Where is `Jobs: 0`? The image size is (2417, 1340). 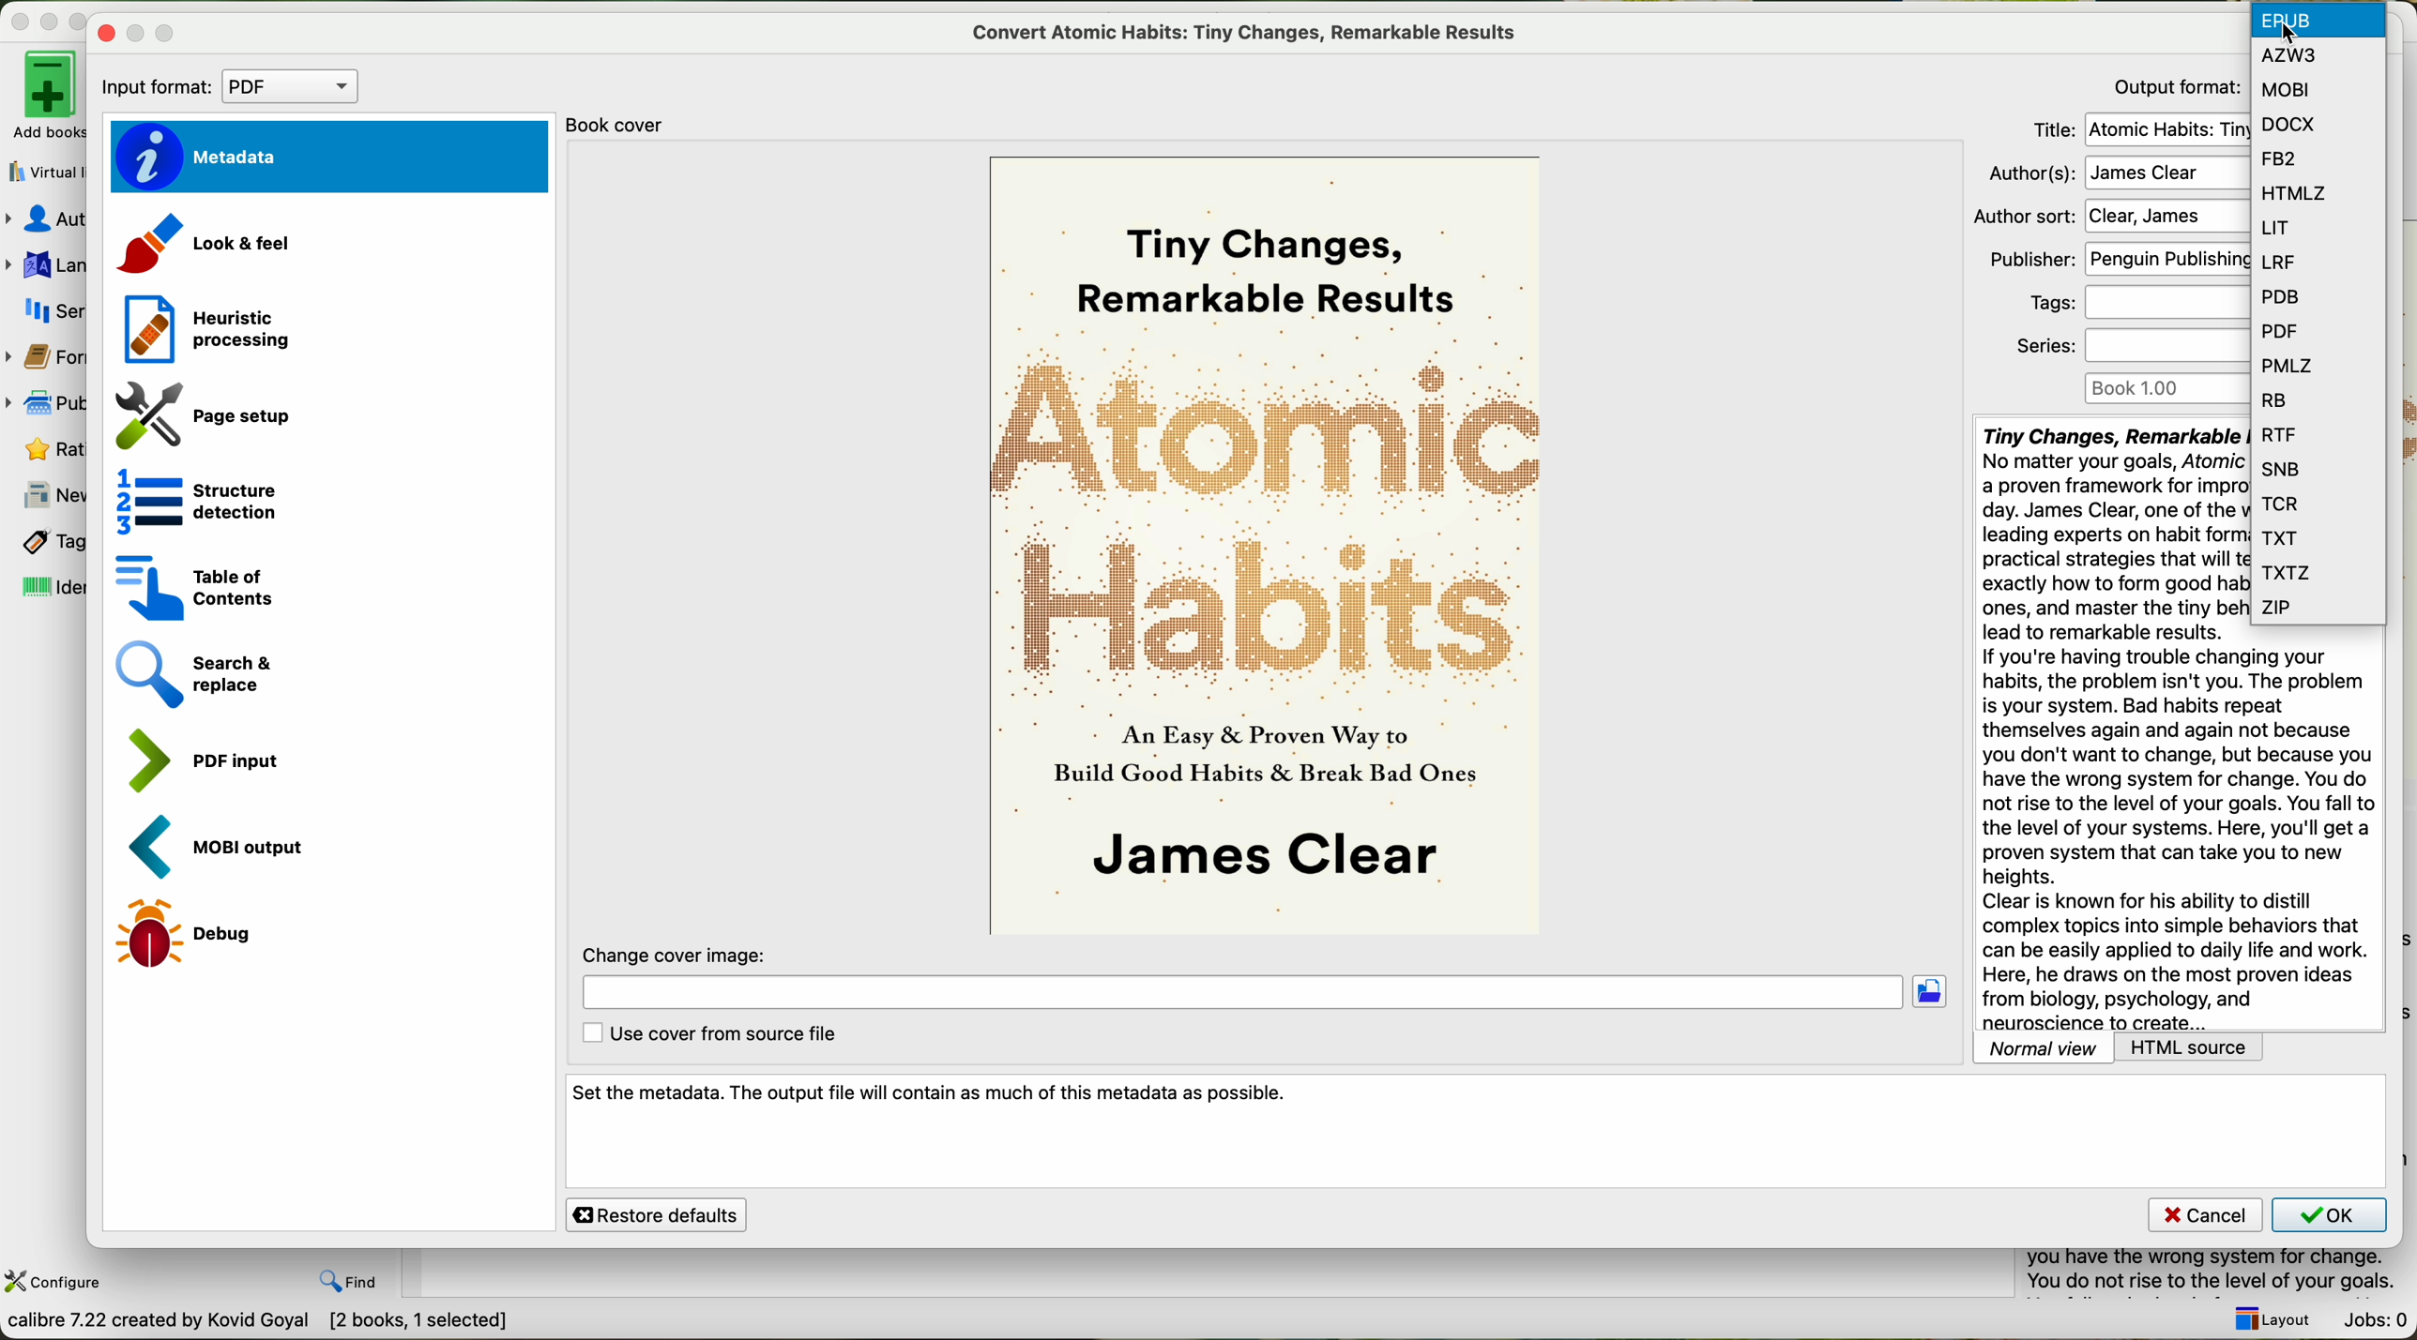 Jobs: 0 is located at coordinates (2377, 1321).